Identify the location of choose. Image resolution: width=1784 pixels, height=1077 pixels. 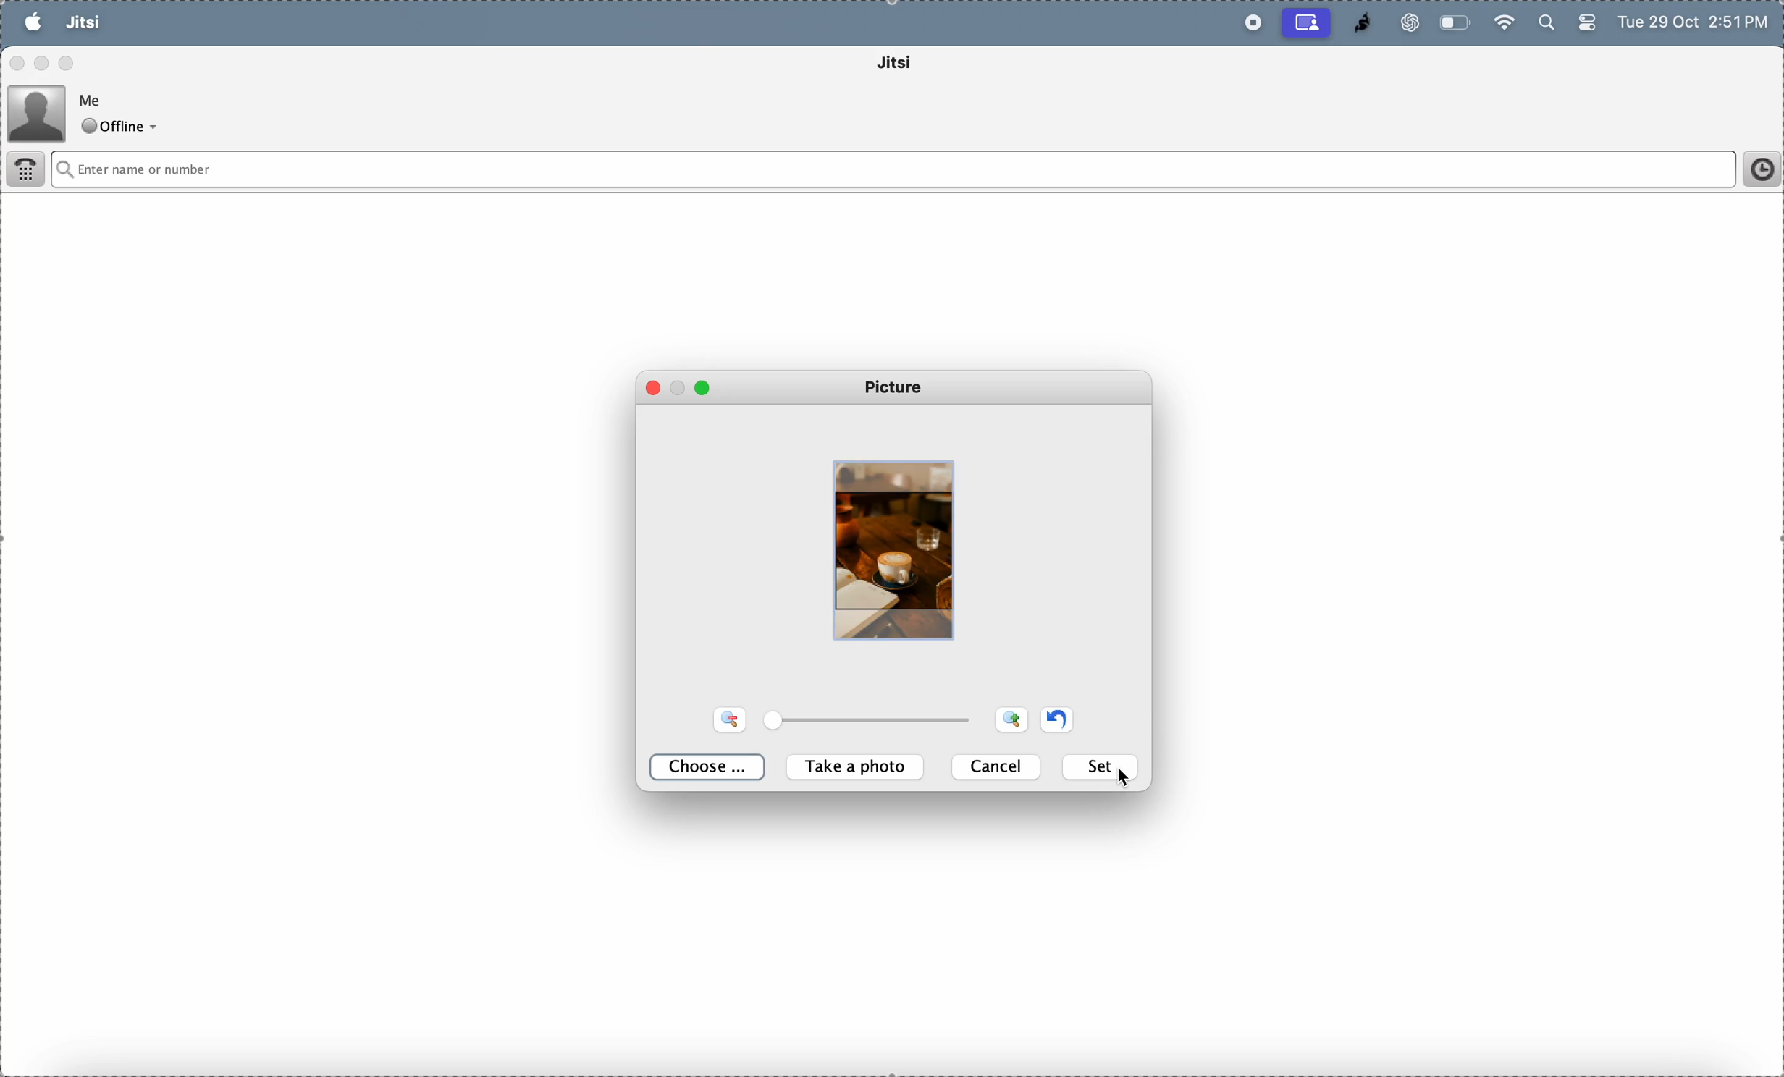
(711, 768).